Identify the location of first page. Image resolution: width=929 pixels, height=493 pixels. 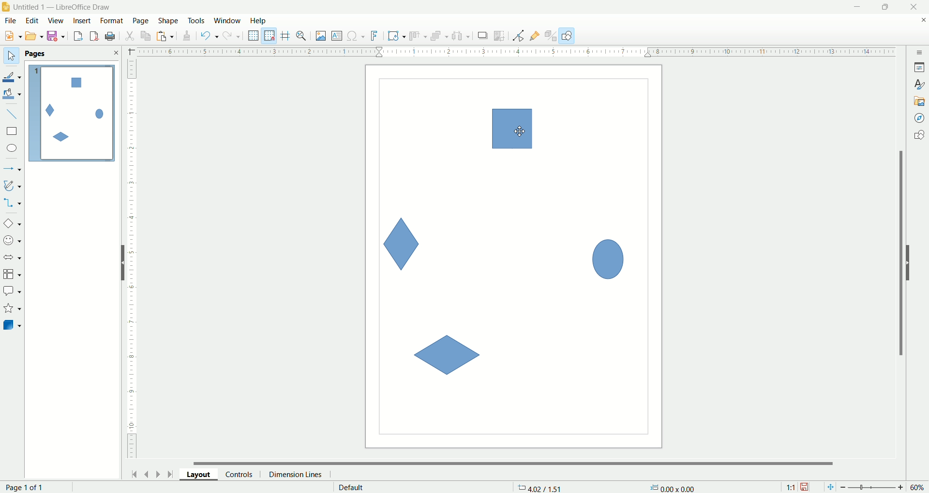
(133, 473).